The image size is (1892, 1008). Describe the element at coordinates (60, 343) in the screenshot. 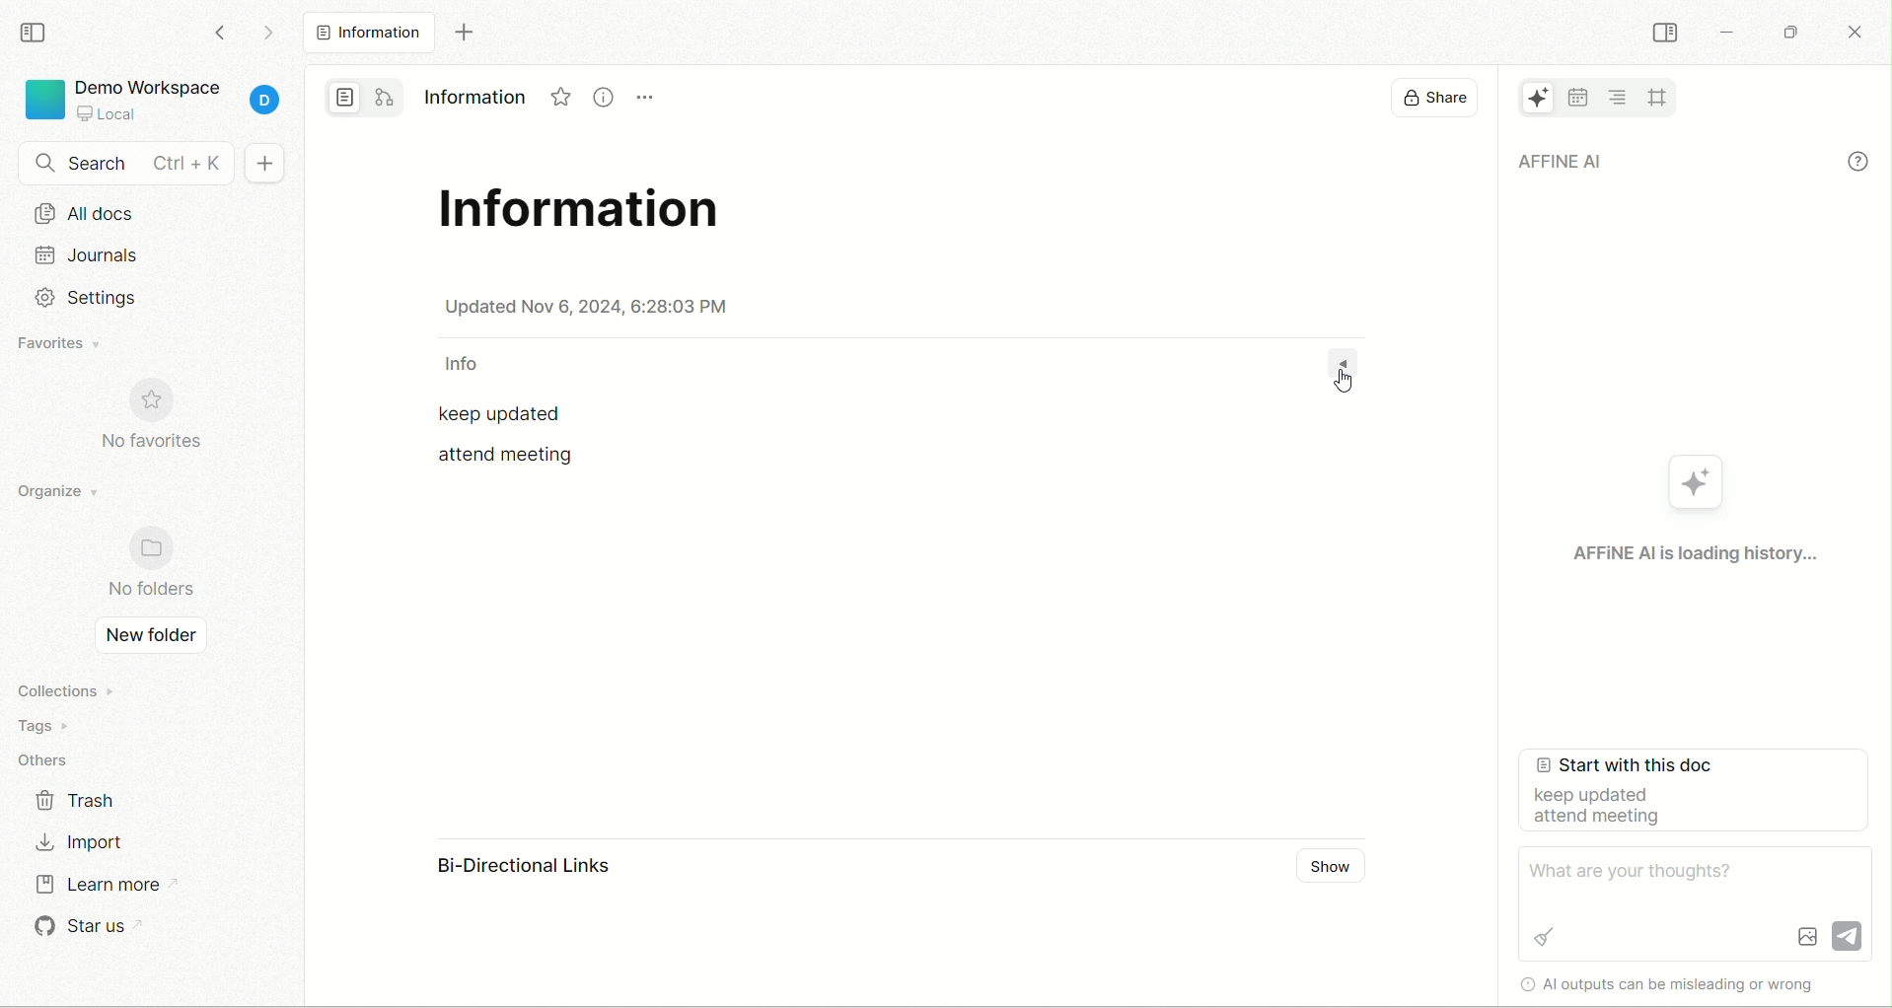

I see `favorites` at that location.